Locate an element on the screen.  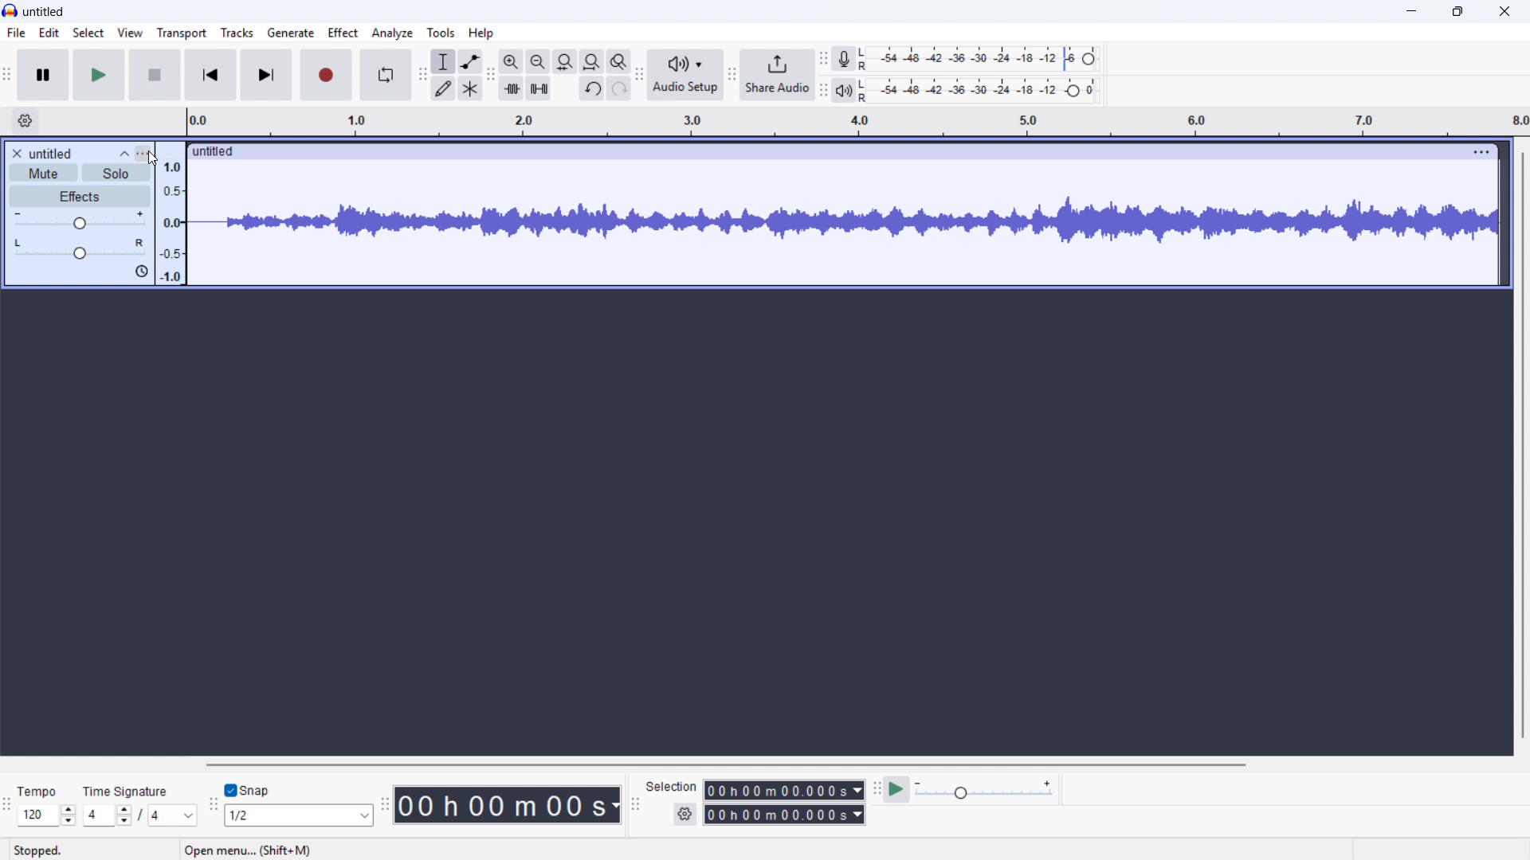
Recording metre  is located at coordinates (843, 59).